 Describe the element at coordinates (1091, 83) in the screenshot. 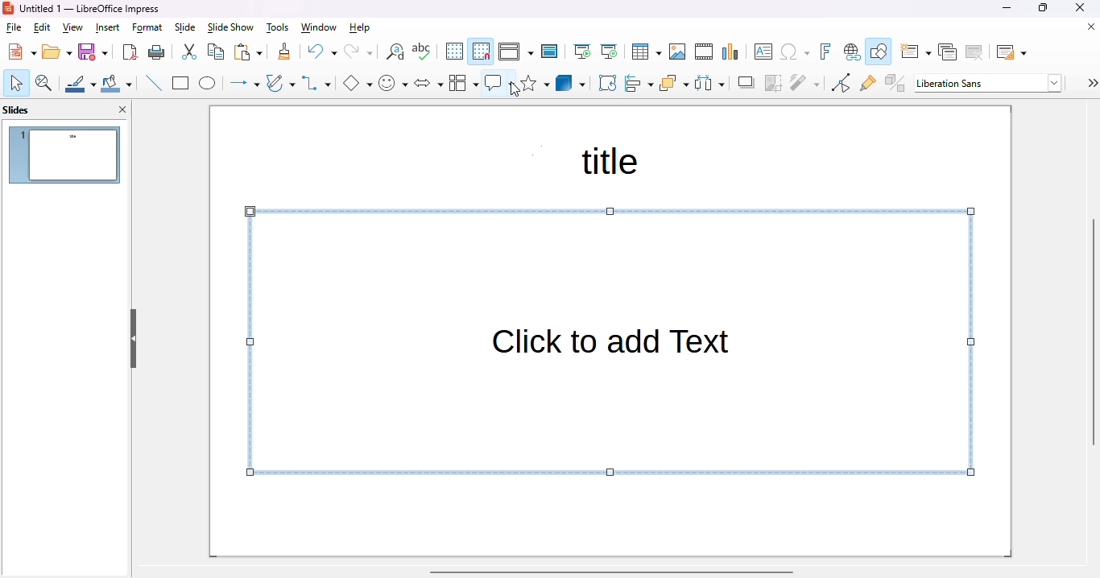

I see `settings` at that location.